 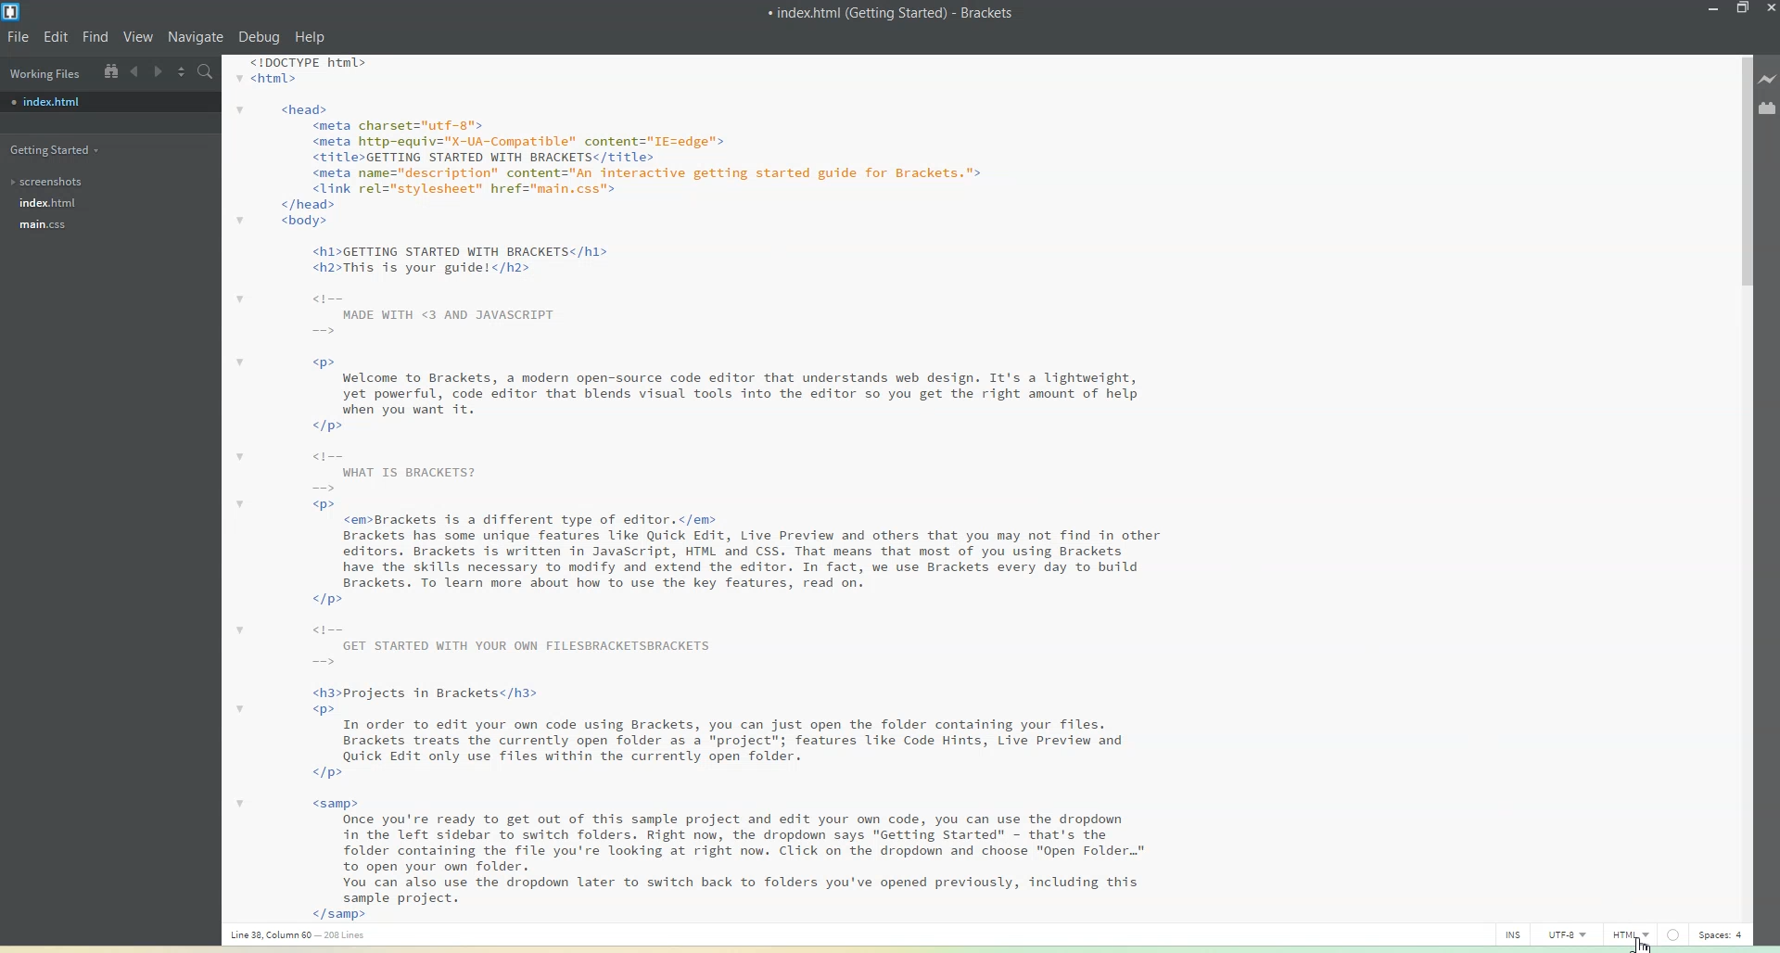 What do you see at coordinates (109, 102) in the screenshot?
I see `Index.html` at bounding box center [109, 102].